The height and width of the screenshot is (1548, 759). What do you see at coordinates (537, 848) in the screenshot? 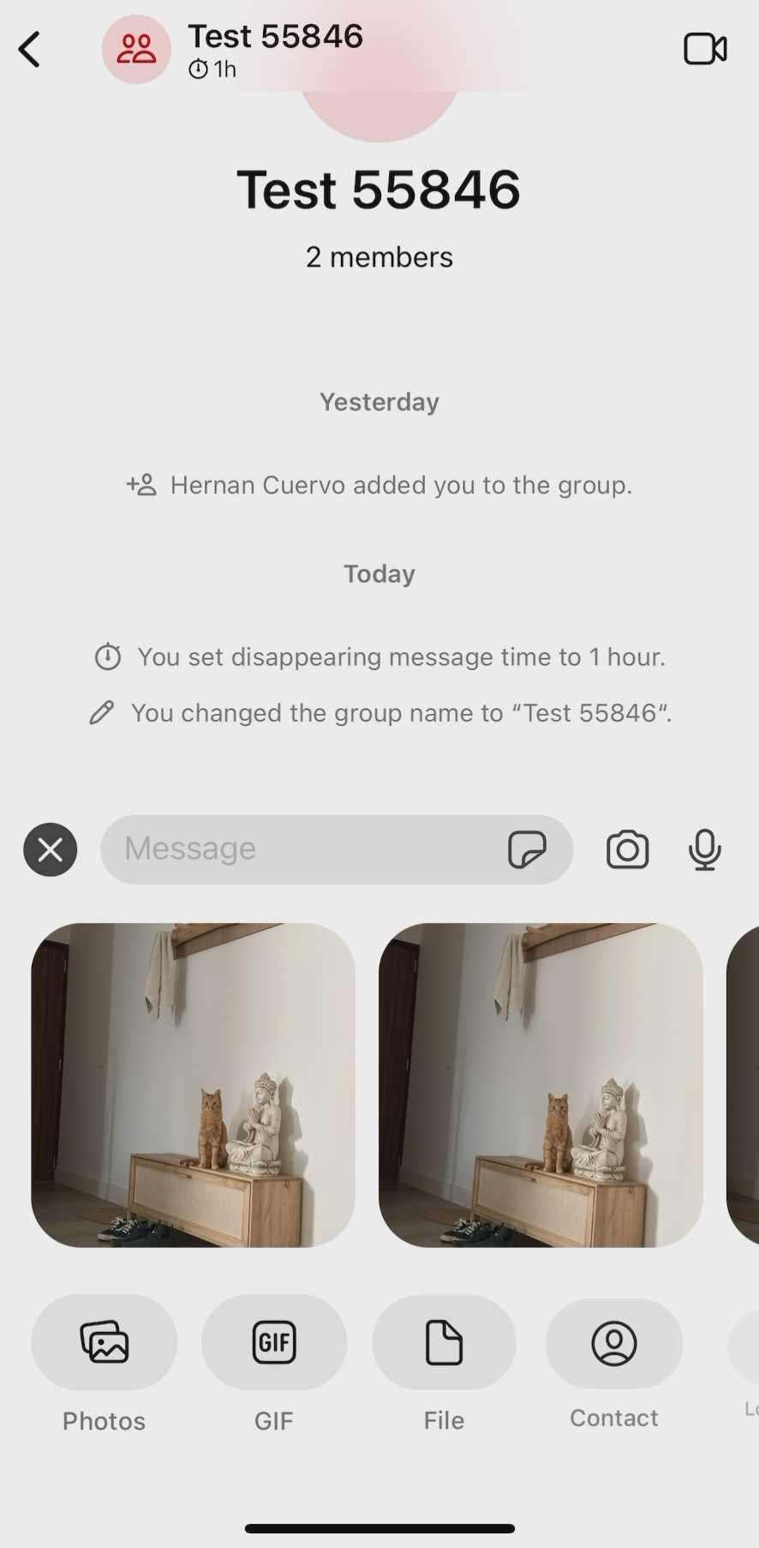
I see `gif` at bounding box center [537, 848].